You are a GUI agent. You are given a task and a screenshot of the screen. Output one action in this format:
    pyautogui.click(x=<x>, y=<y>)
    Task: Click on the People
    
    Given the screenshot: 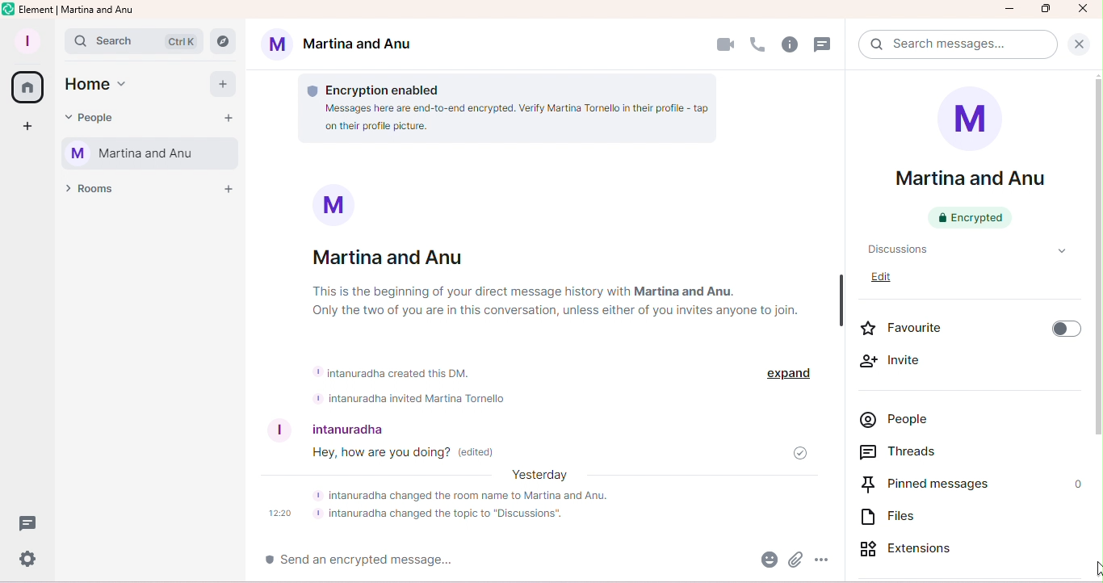 What is the action you would take?
    pyautogui.click(x=94, y=119)
    